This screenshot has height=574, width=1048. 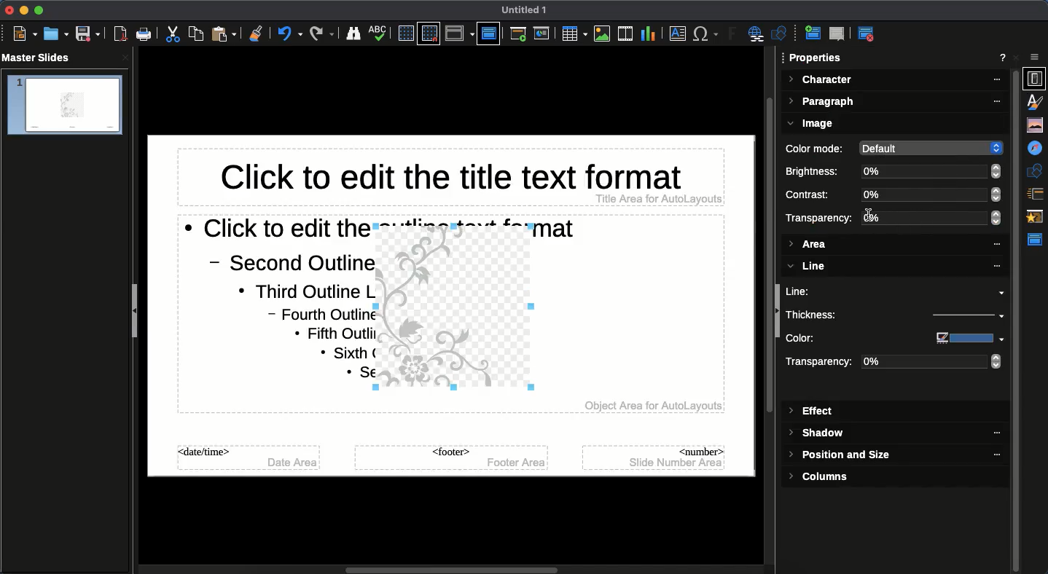 I want to click on Animation, so click(x=1036, y=218).